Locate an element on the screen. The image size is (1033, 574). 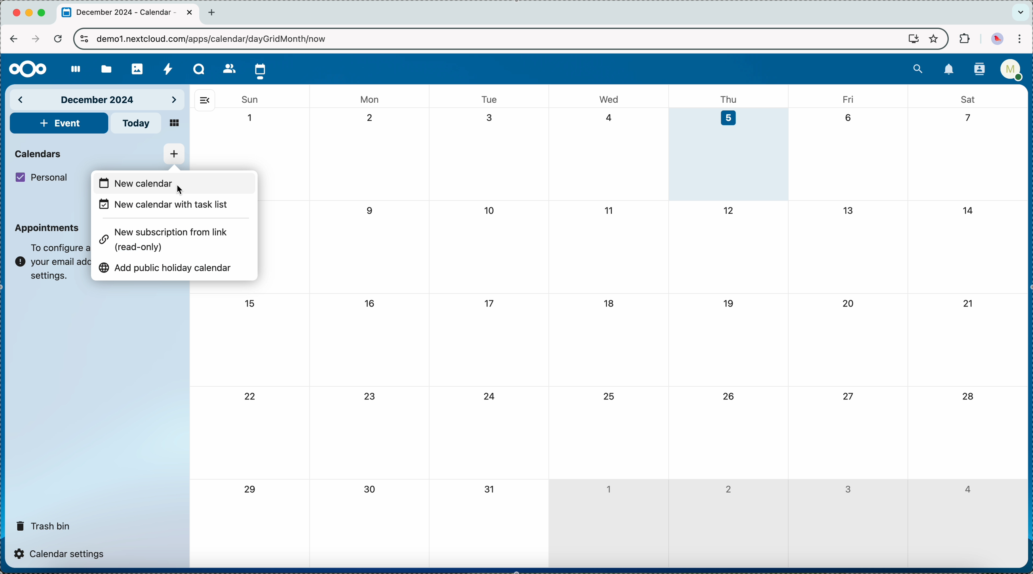
17 is located at coordinates (490, 304).